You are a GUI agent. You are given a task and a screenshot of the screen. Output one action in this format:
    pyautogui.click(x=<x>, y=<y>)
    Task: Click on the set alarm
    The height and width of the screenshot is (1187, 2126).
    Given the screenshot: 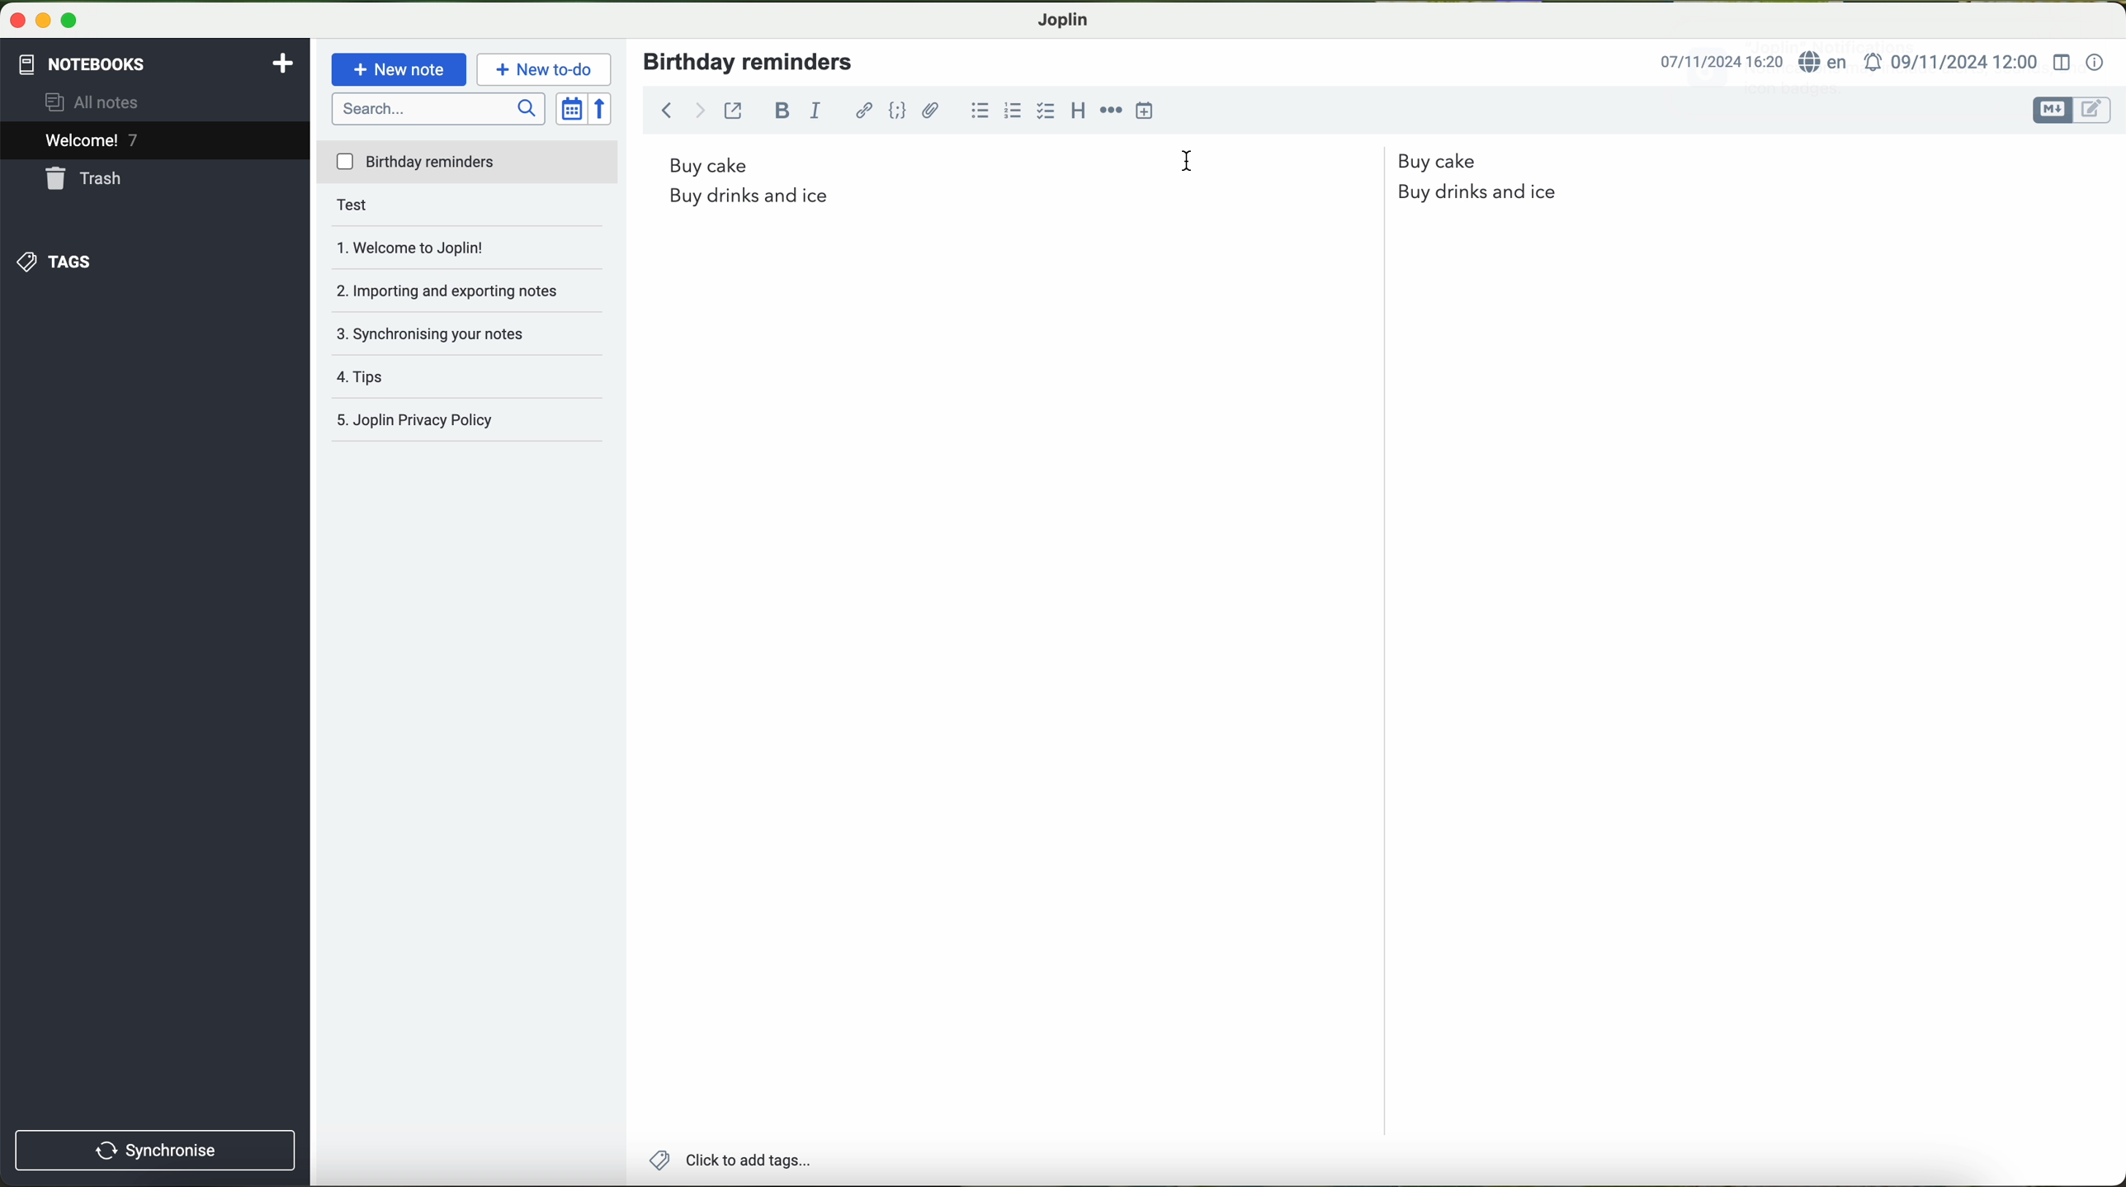 What is the action you would take?
    pyautogui.click(x=2033, y=63)
    